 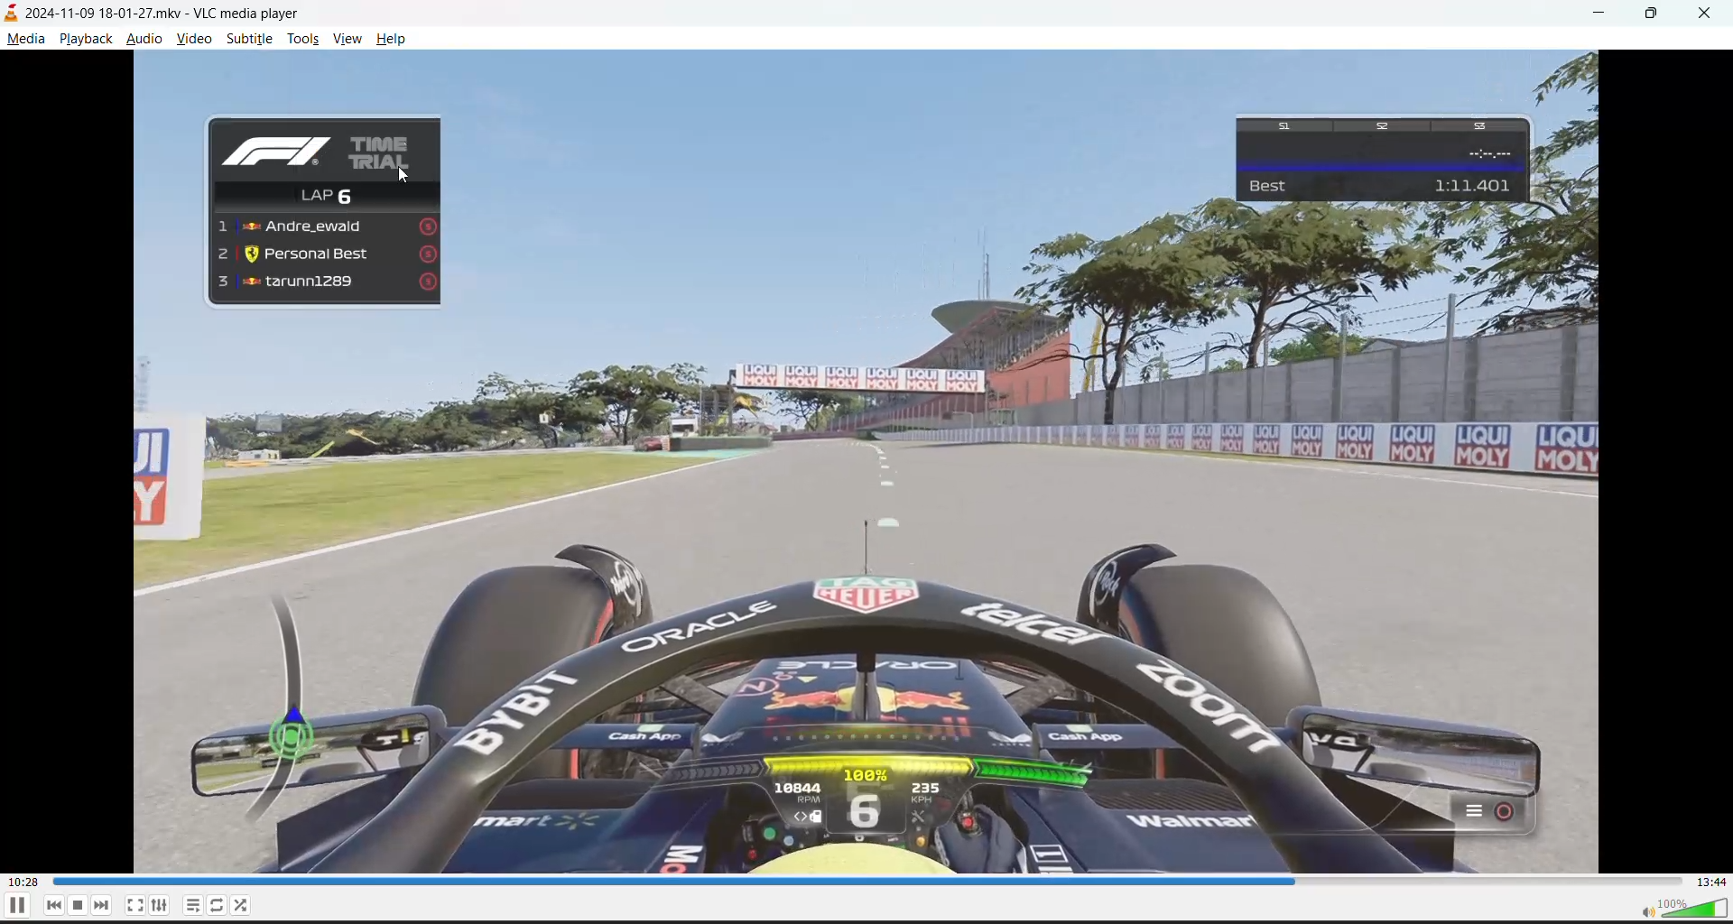 I want to click on random, so click(x=246, y=907).